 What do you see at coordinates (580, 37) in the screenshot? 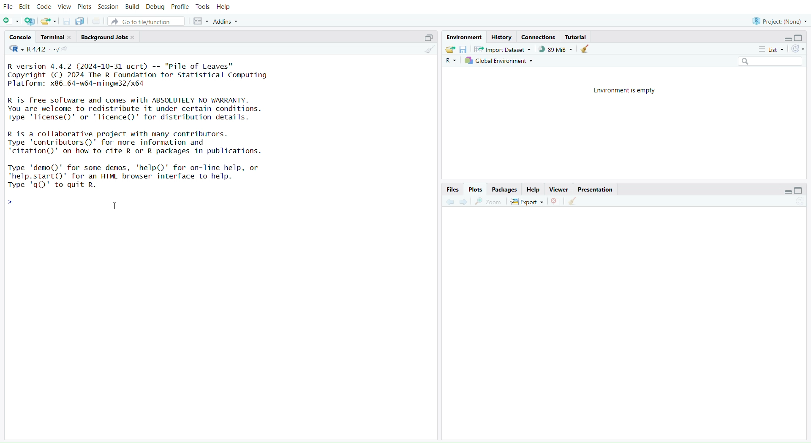
I see `Tutorial` at bounding box center [580, 37].